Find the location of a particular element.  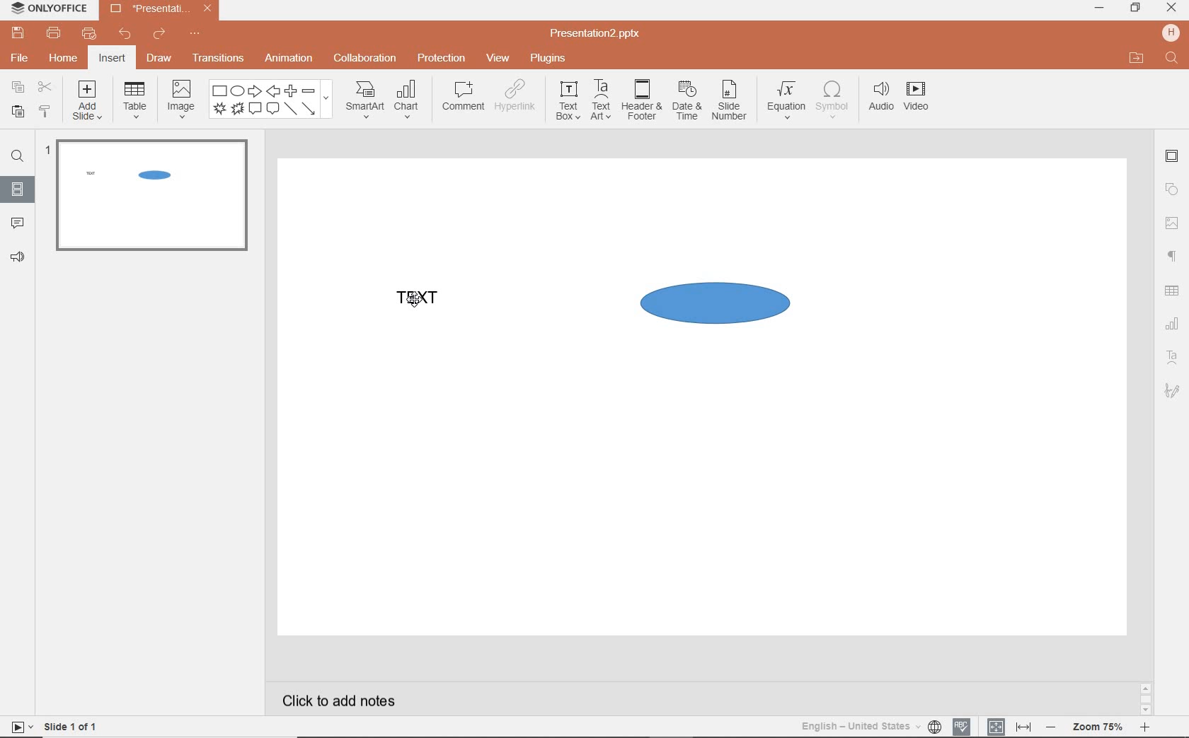

symbol is located at coordinates (830, 102).